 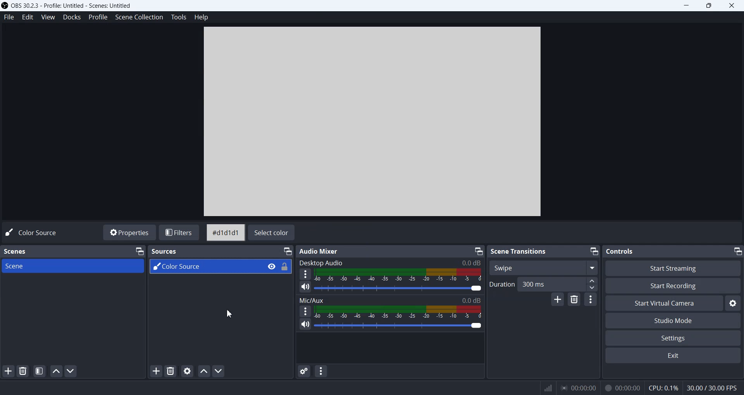 What do you see at coordinates (48, 17) in the screenshot?
I see `View` at bounding box center [48, 17].